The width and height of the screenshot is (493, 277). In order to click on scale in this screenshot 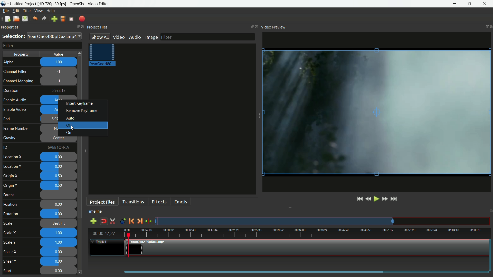, I will do `click(8, 224)`.